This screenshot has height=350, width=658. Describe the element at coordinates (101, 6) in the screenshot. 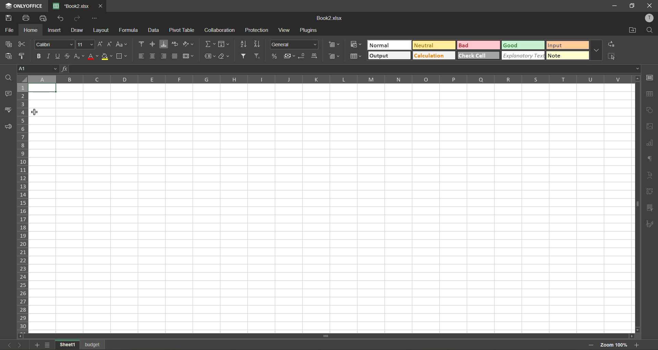

I see `close tab` at that location.